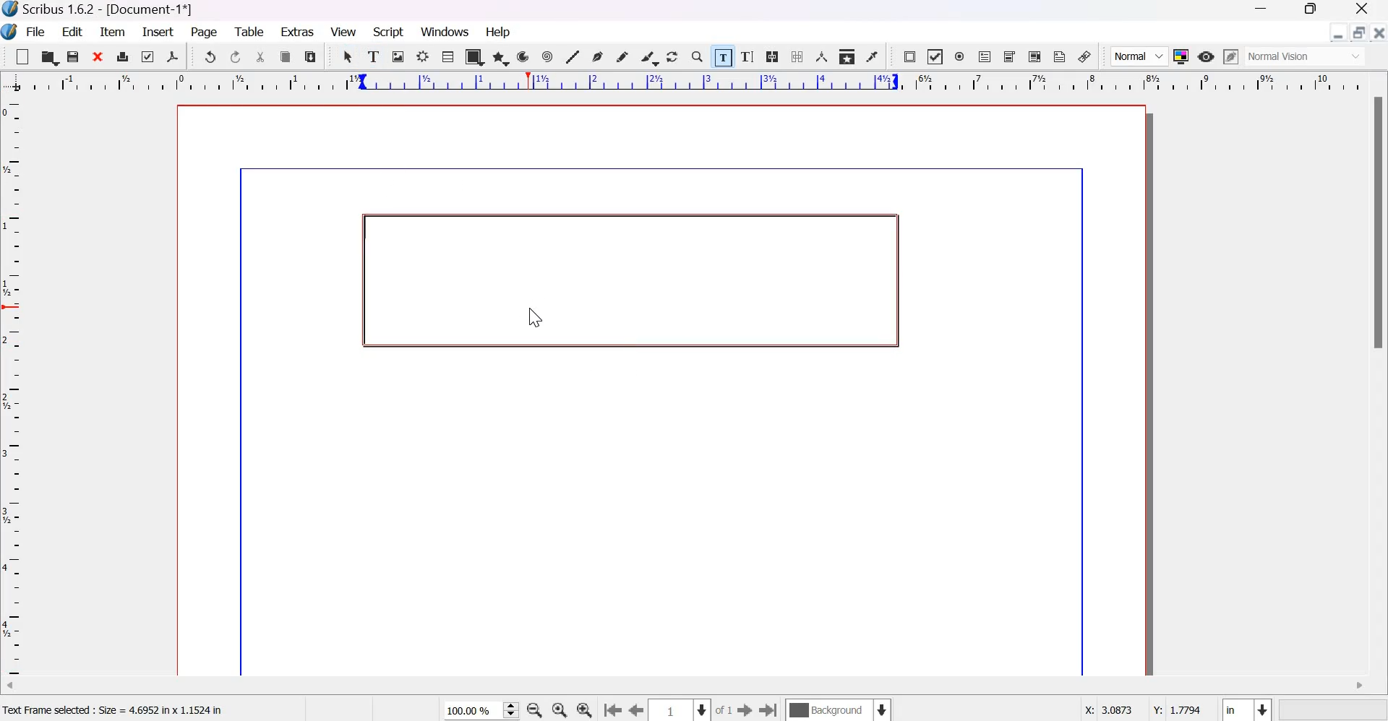  Describe the element at coordinates (523, 56) in the screenshot. I see `arc` at that location.